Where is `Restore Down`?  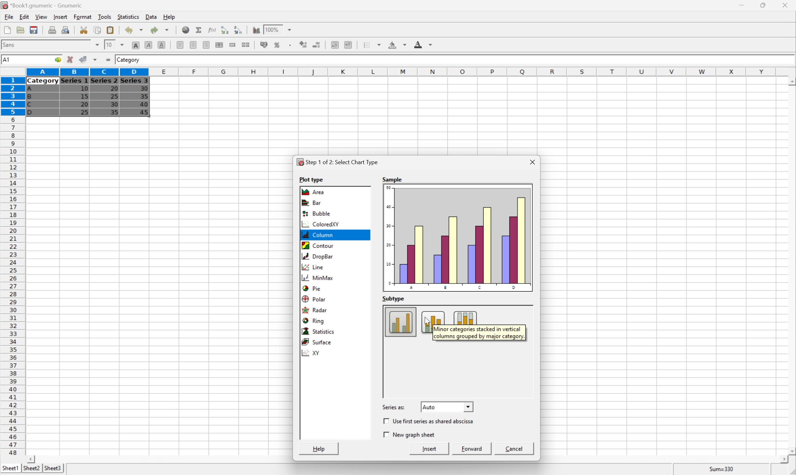 Restore Down is located at coordinates (760, 5).